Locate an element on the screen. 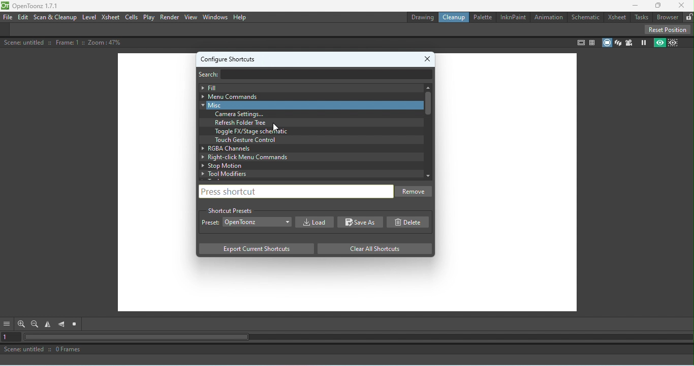 This screenshot has height=366, width=694. 3D view is located at coordinates (618, 43).